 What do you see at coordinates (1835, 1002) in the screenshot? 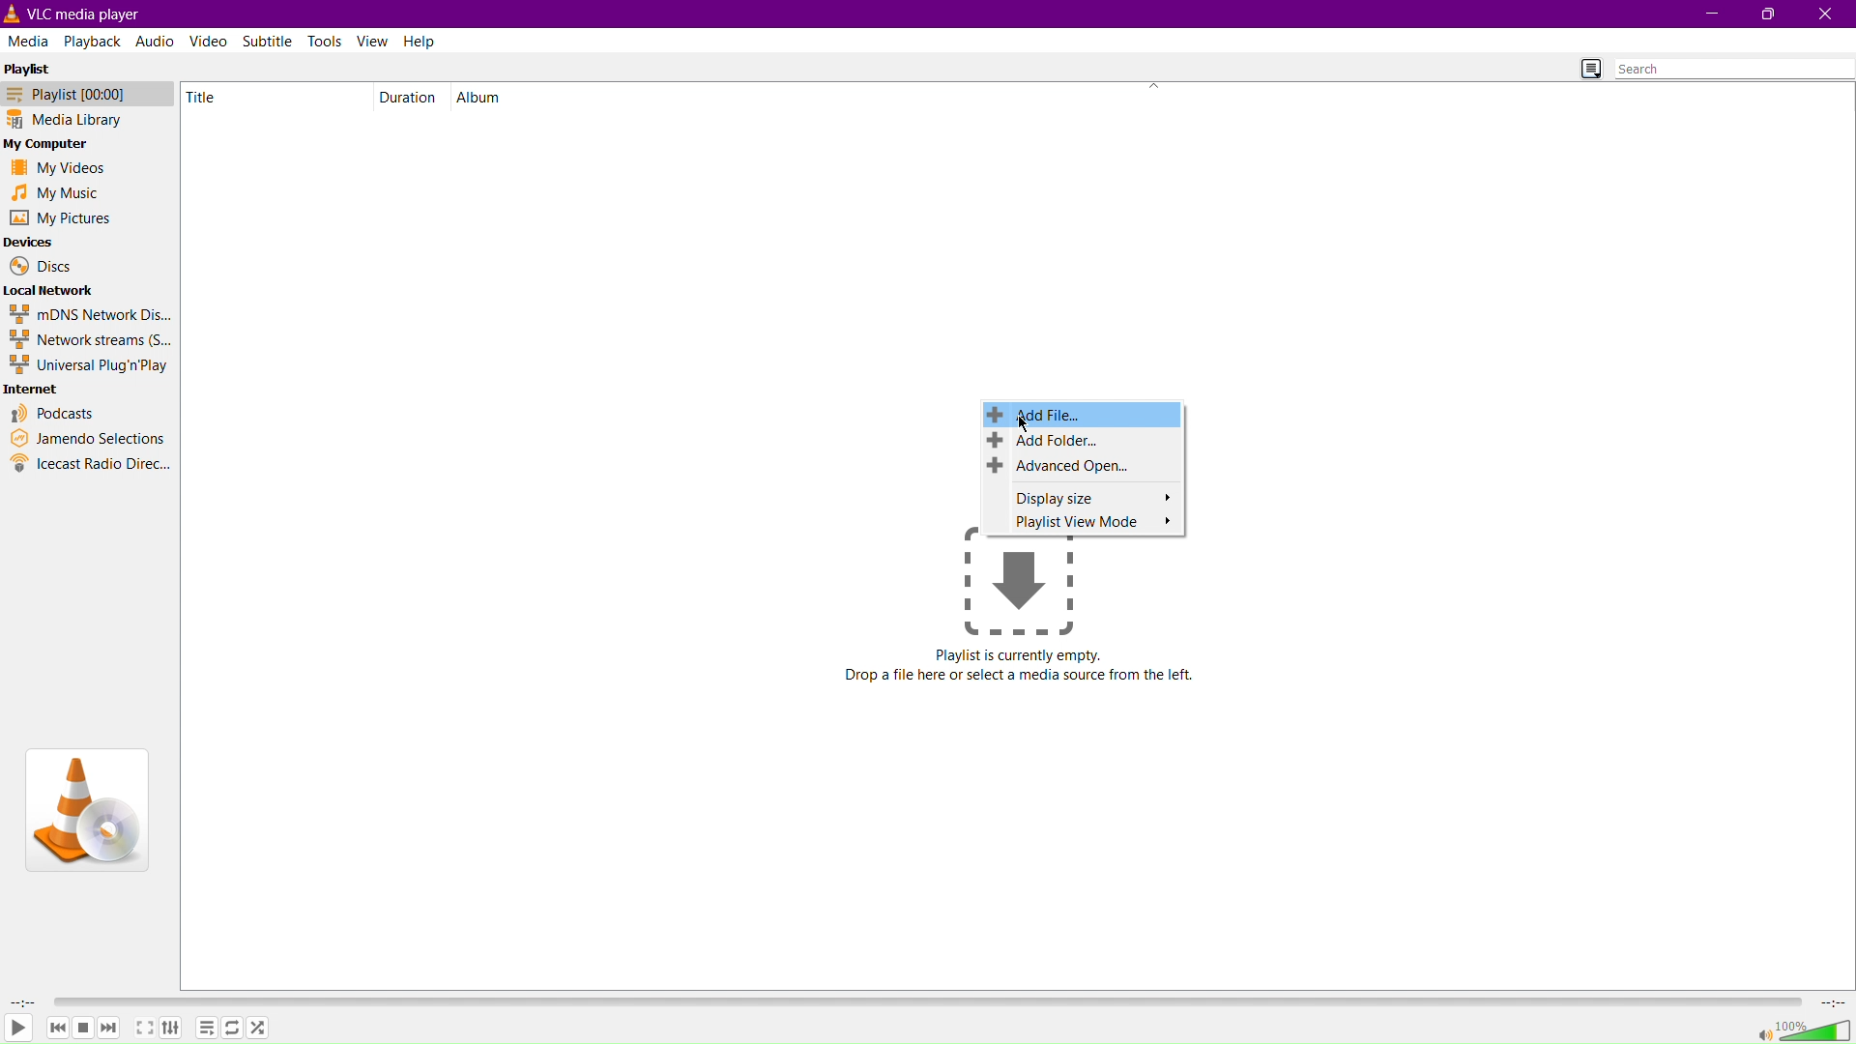
I see `Remaining time` at bounding box center [1835, 1002].